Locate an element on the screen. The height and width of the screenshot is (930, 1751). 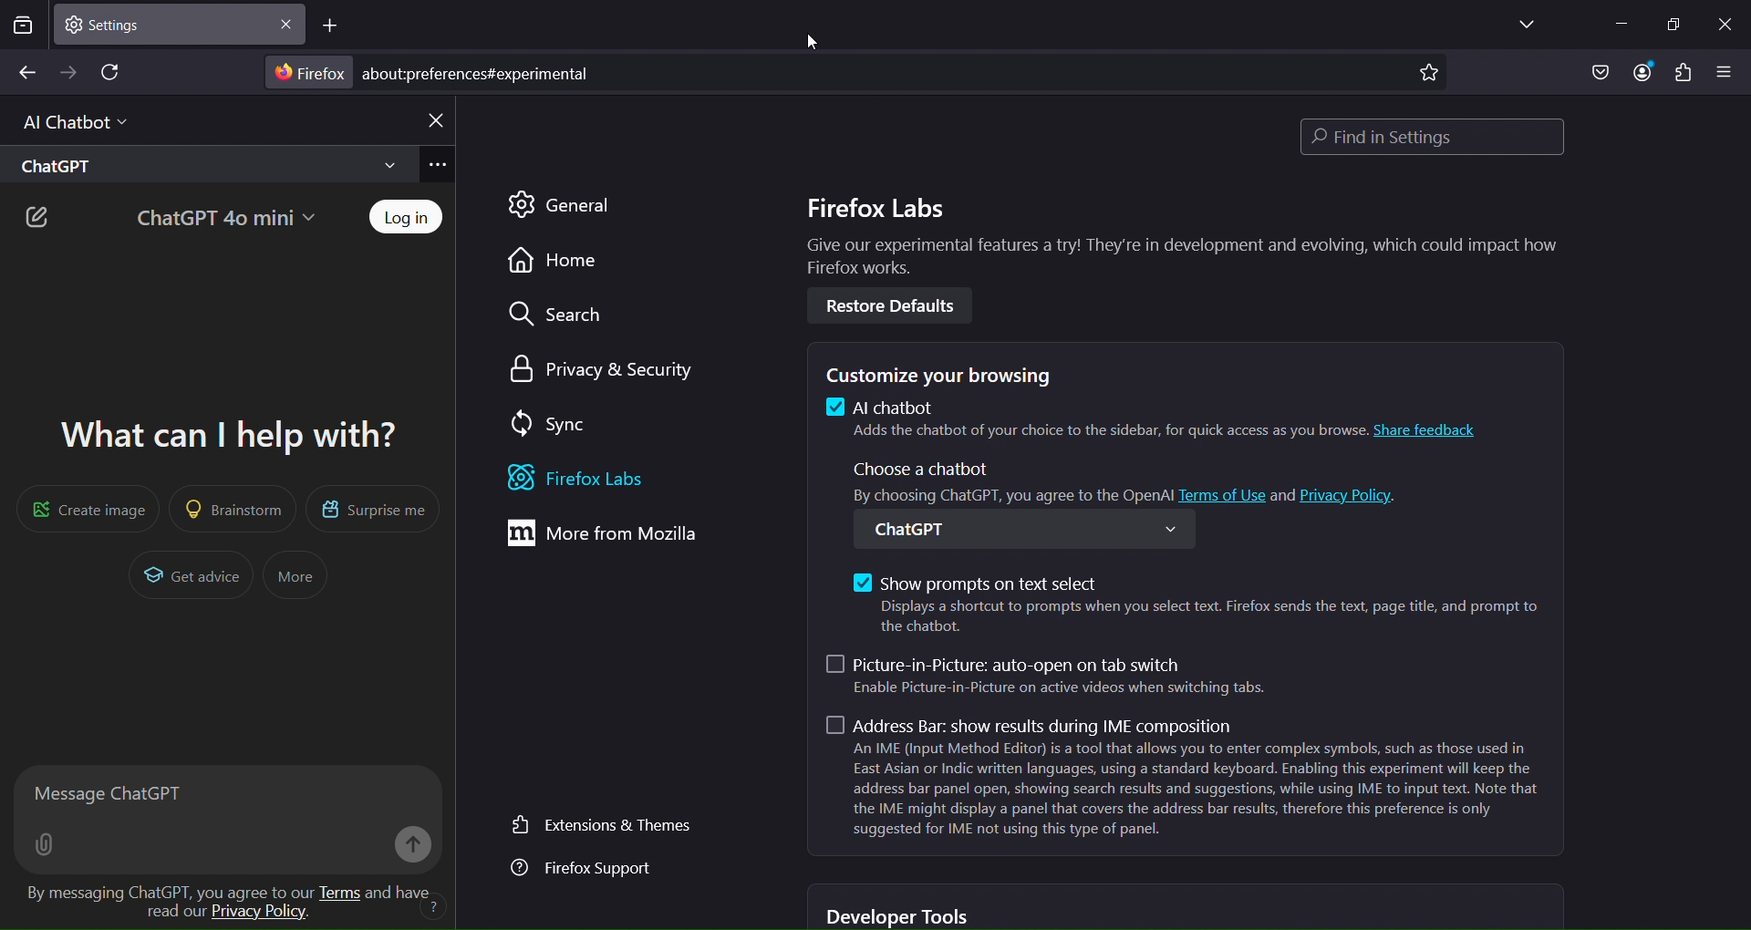
new chat is located at coordinates (38, 219).